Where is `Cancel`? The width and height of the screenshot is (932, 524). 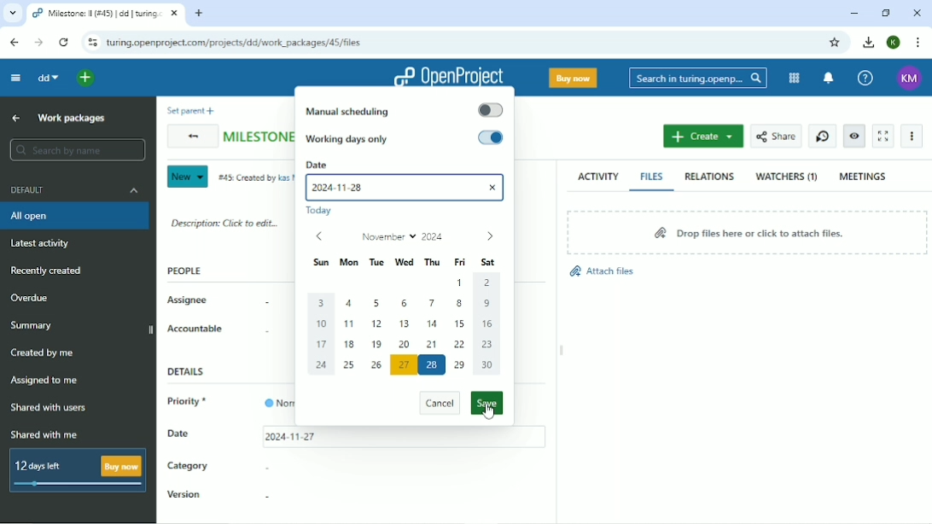
Cancel is located at coordinates (439, 405).